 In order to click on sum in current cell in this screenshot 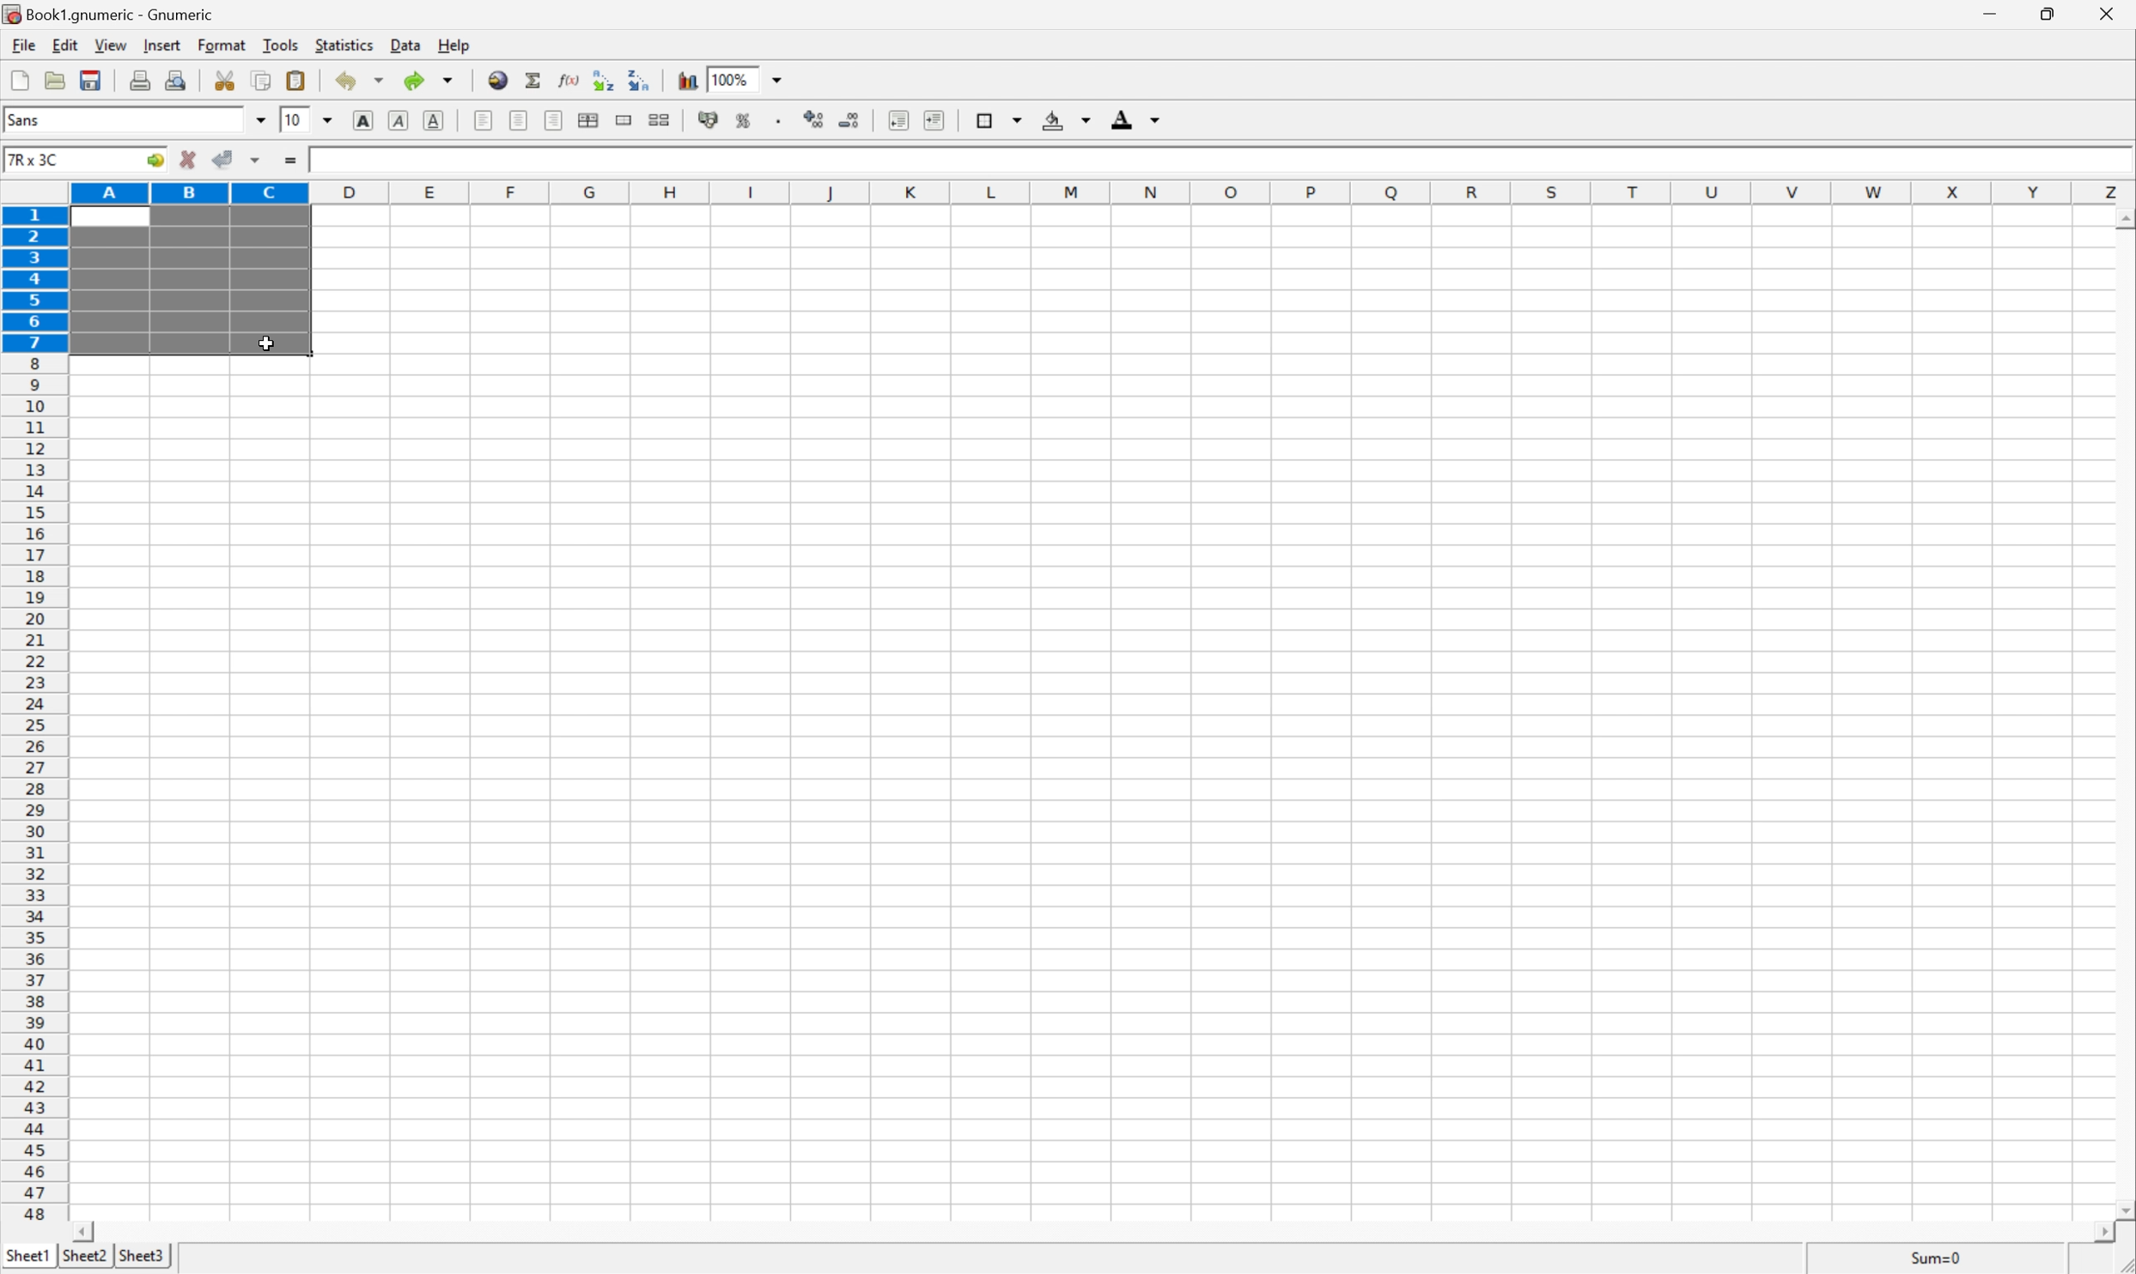, I will do `click(532, 79)`.